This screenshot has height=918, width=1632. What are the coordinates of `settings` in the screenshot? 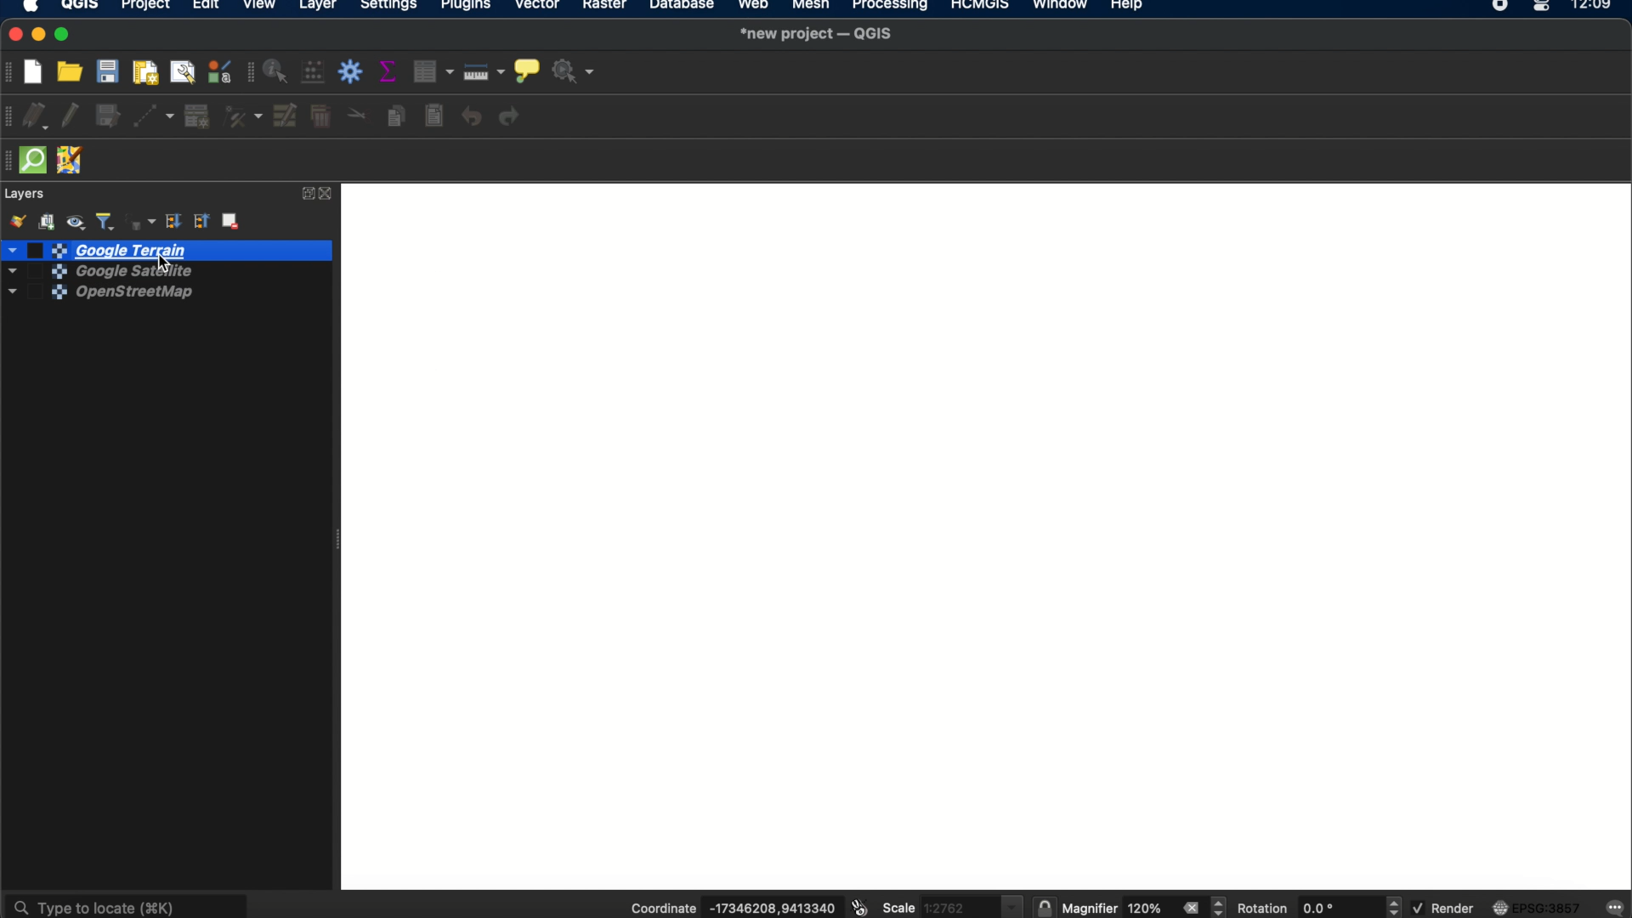 It's located at (389, 7).